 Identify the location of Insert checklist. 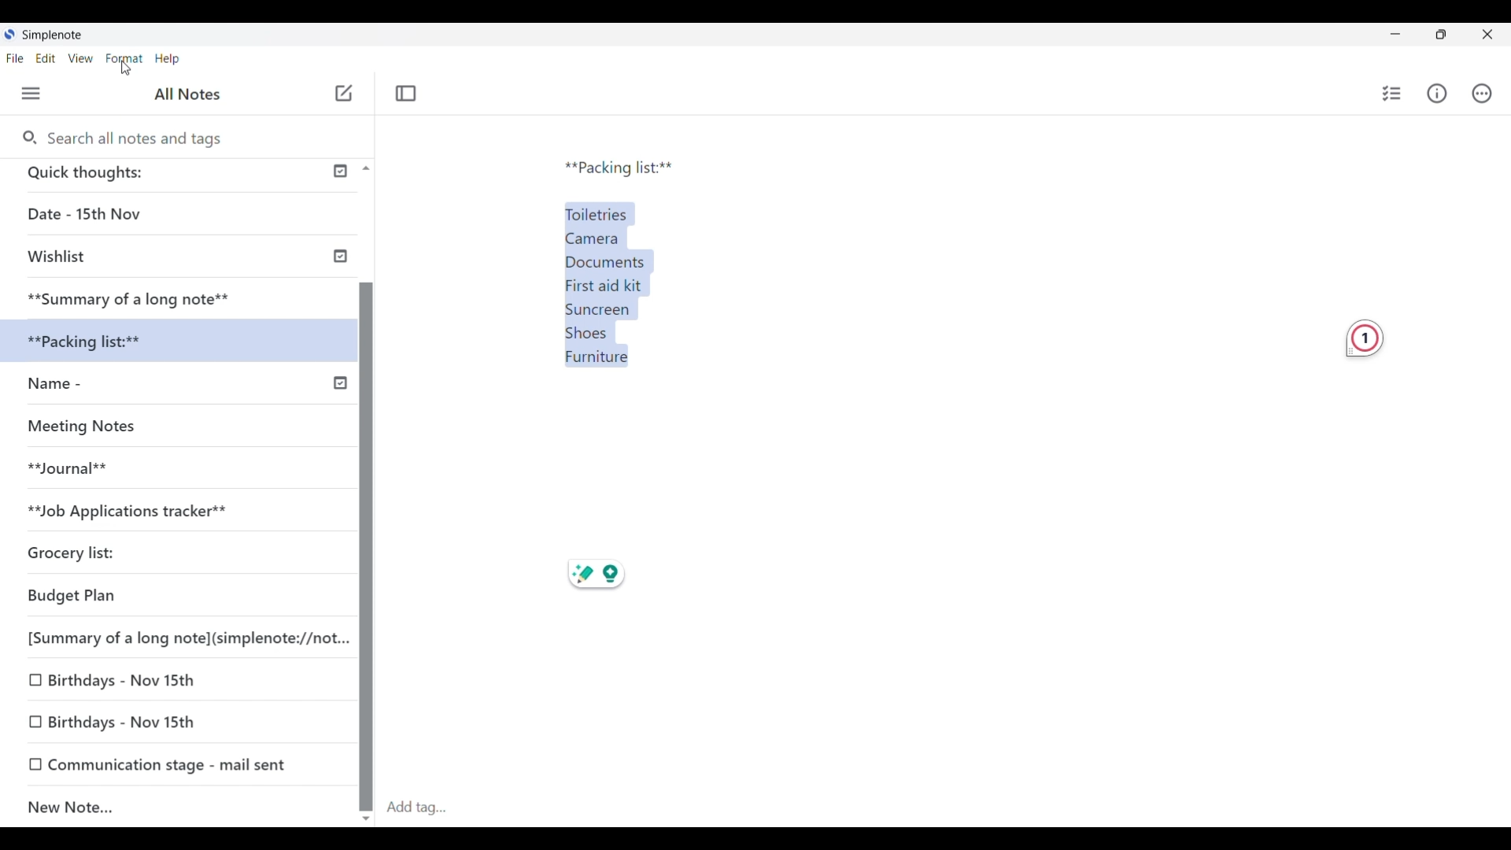
(1393, 94).